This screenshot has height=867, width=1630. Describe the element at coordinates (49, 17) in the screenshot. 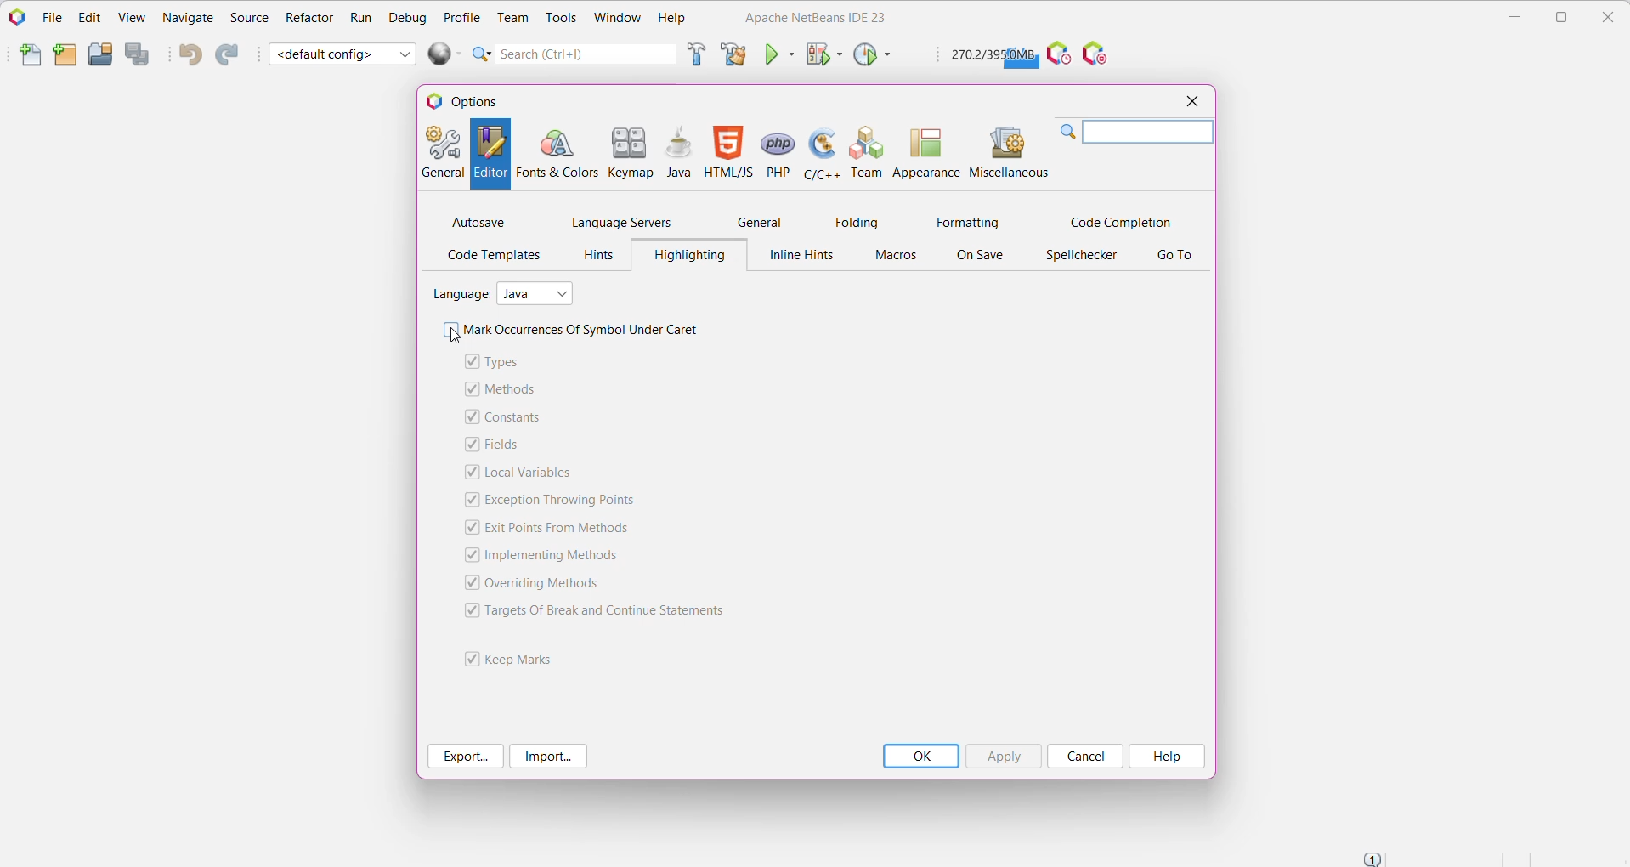

I see `File` at that location.